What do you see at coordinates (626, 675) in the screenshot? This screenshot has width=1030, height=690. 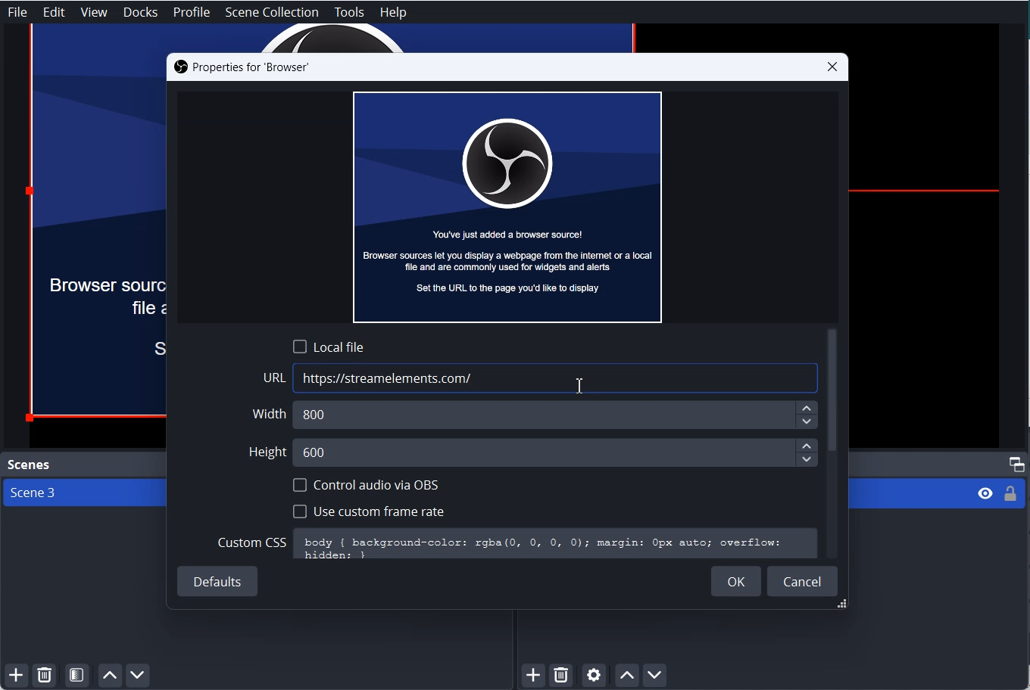 I see `Move Source up` at bounding box center [626, 675].